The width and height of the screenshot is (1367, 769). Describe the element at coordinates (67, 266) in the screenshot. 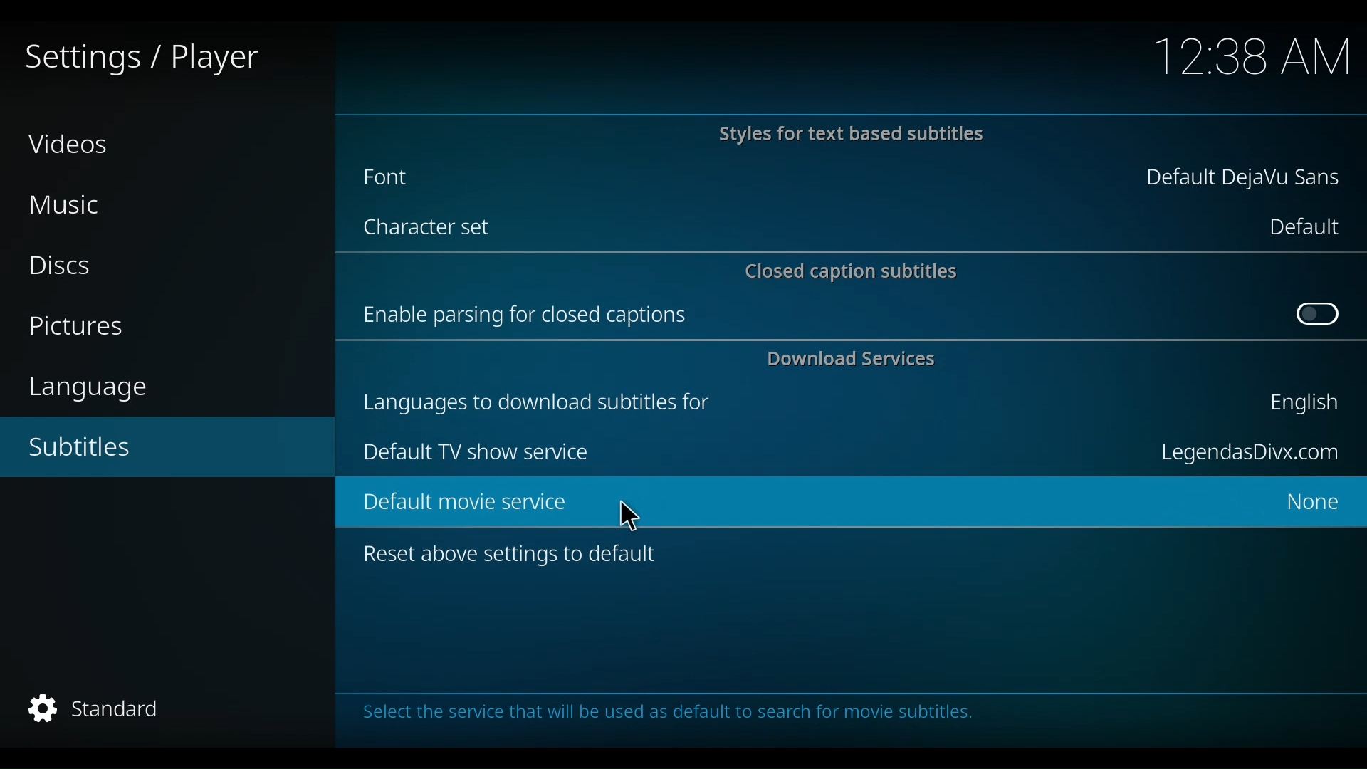

I see `Discs` at that location.